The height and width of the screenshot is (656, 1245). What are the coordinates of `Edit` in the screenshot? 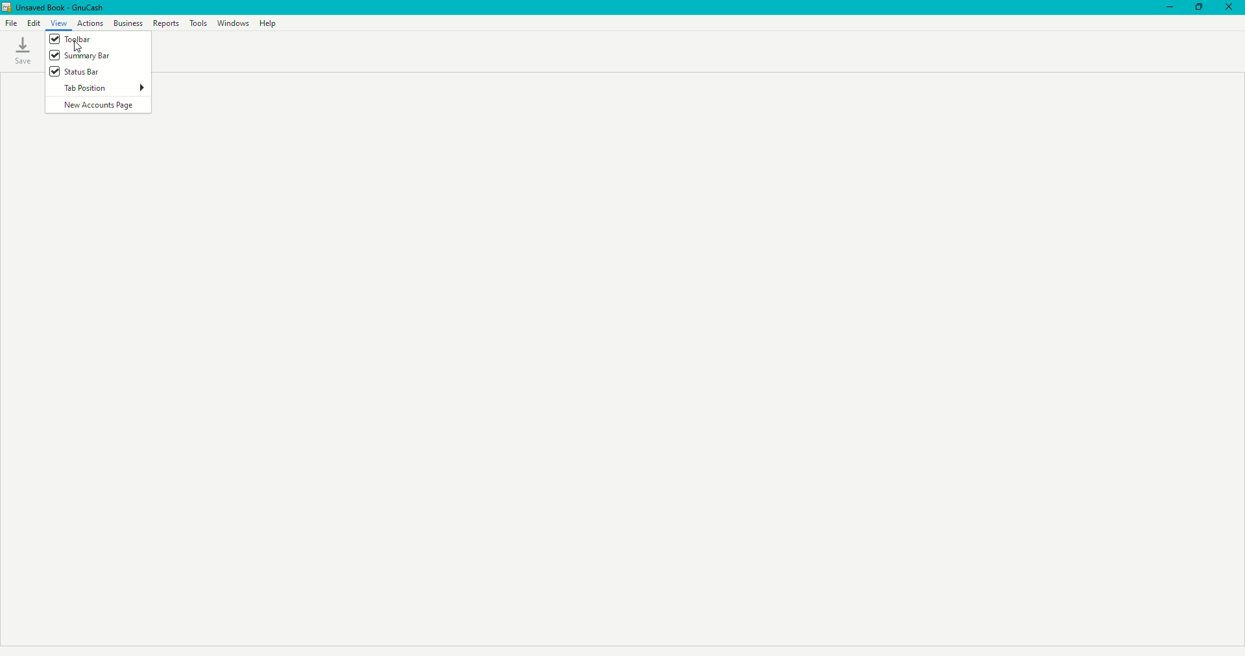 It's located at (33, 23).